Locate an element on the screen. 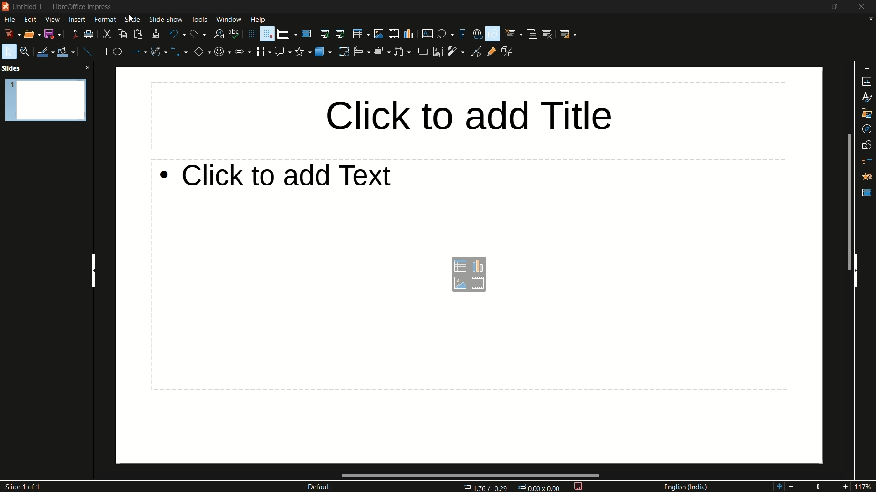 The height and width of the screenshot is (492, 876). shift is located at coordinates (779, 487).